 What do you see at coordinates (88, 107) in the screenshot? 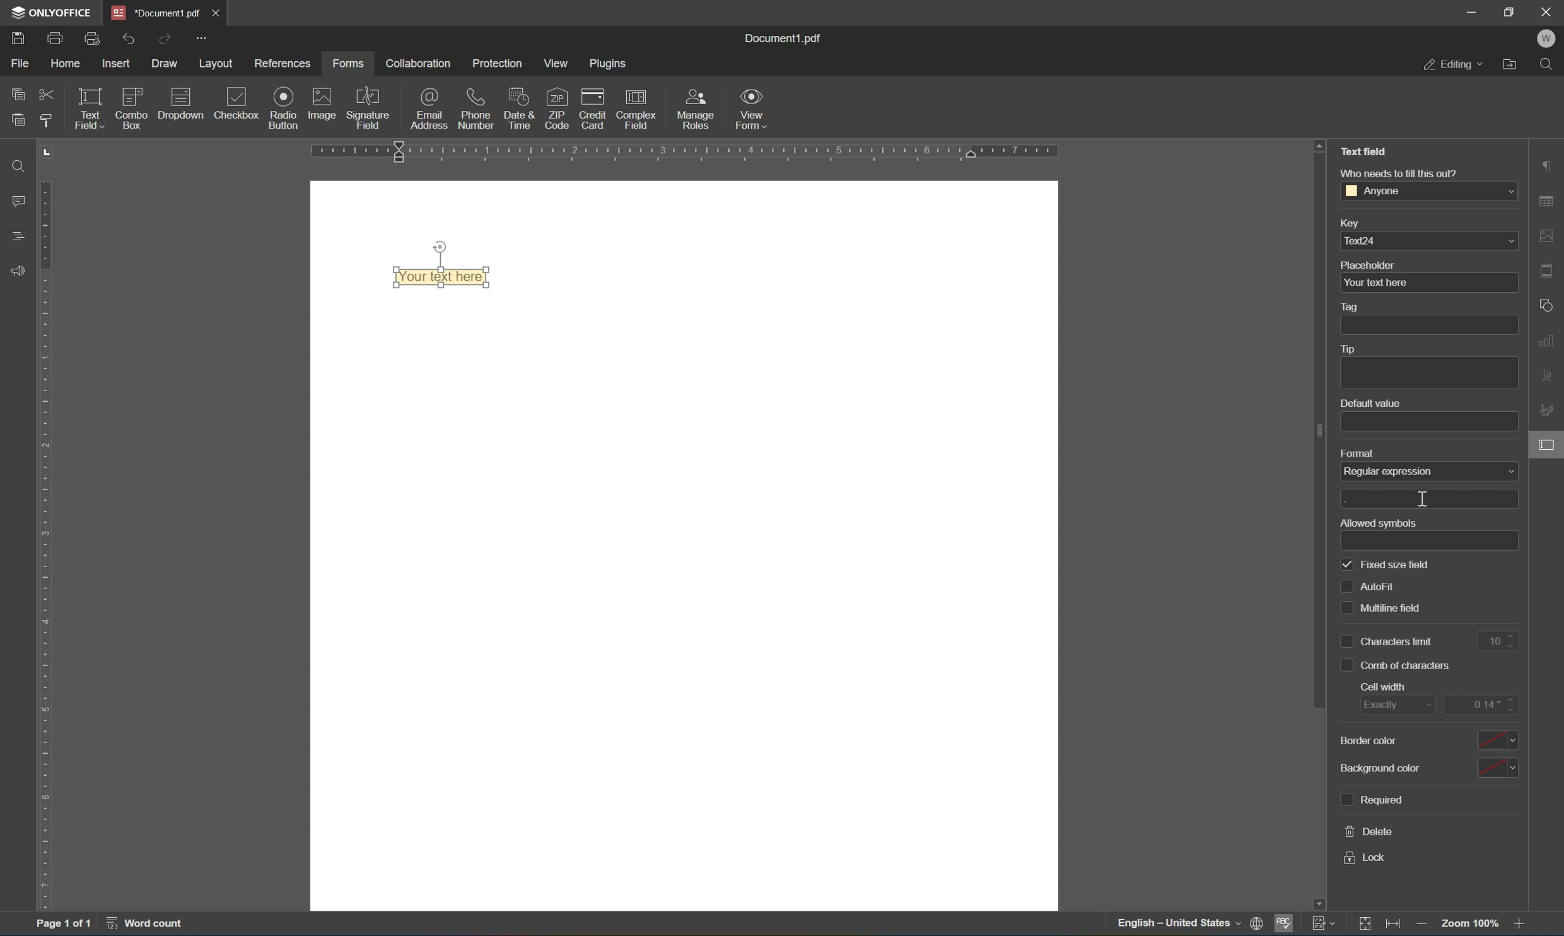
I see `text field` at bounding box center [88, 107].